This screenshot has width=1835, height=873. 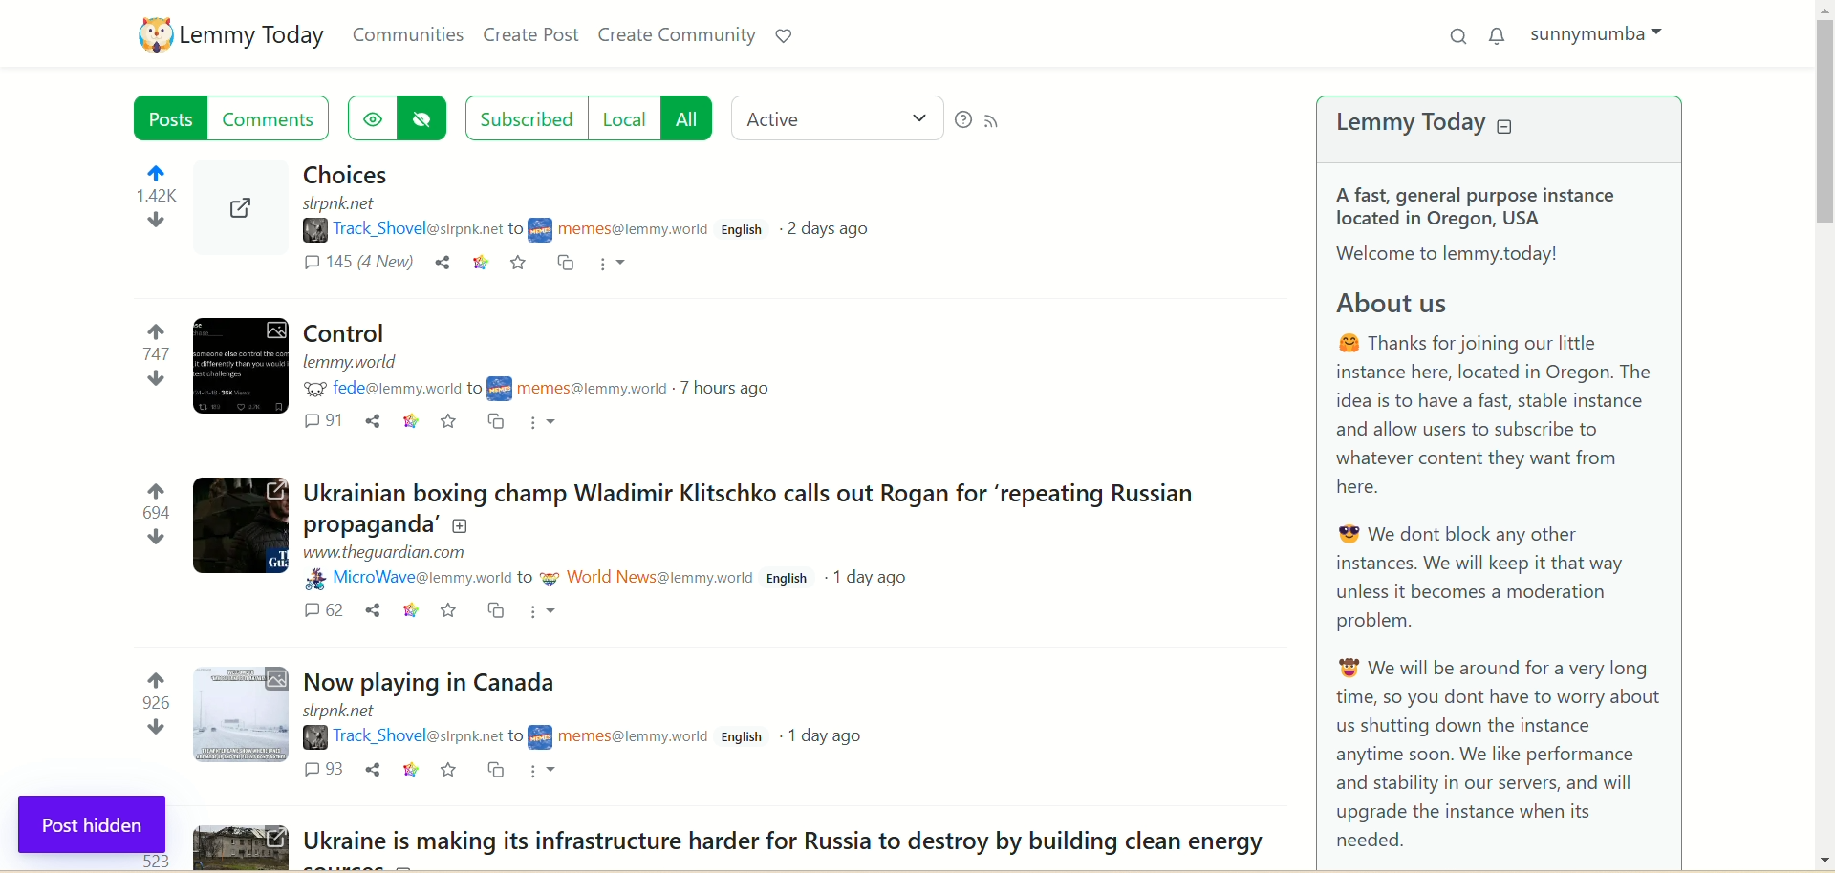 What do you see at coordinates (343, 711) in the screenshot?
I see `URL` at bounding box center [343, 711].